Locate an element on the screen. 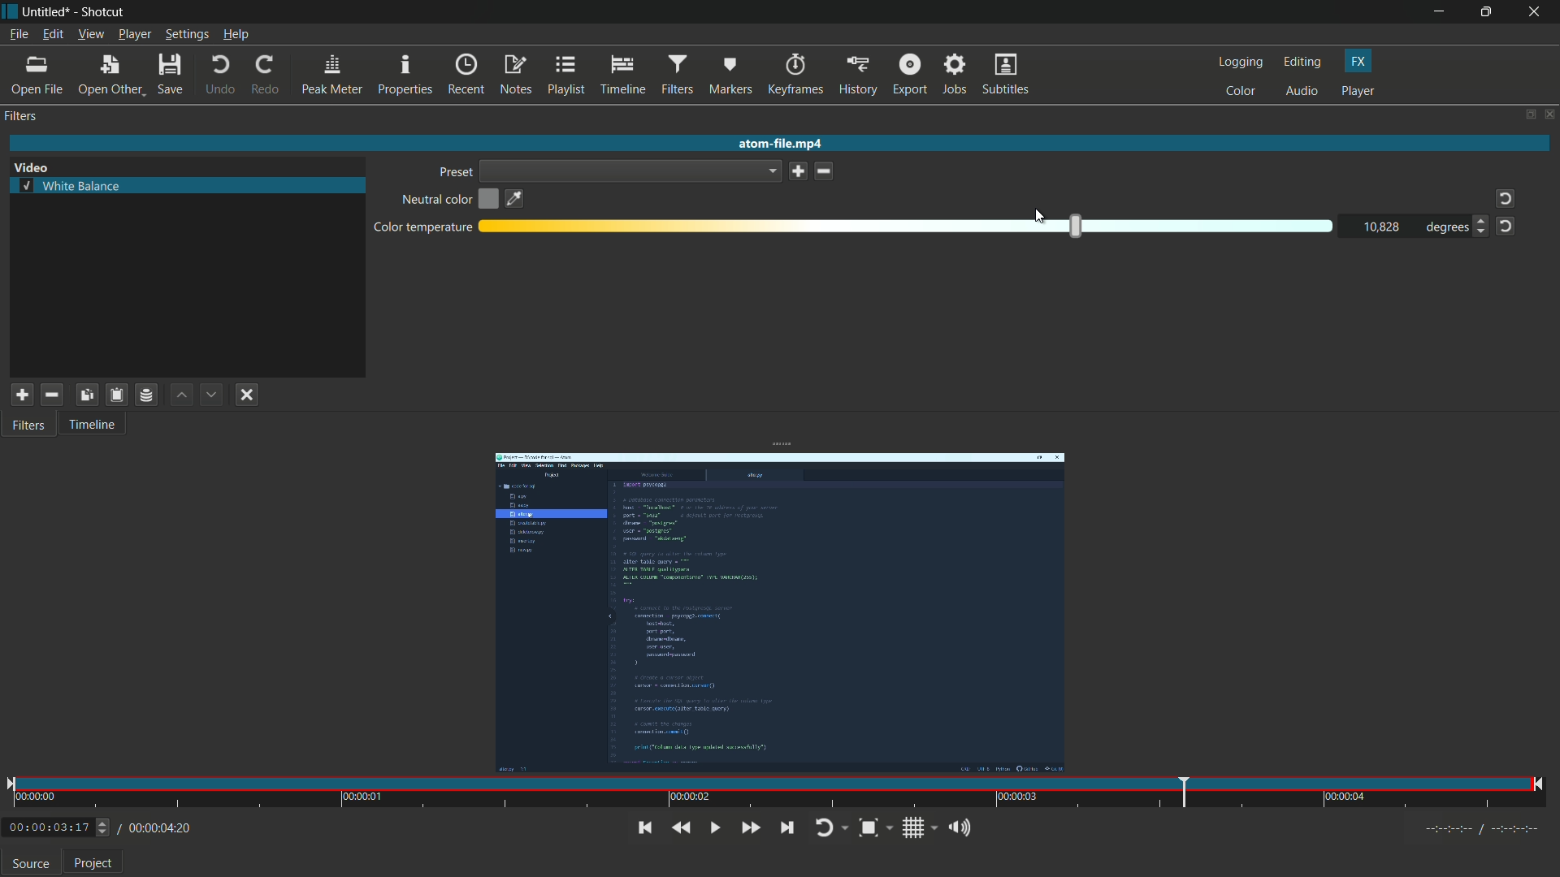  degrees is located at coordinates (1442, 227).